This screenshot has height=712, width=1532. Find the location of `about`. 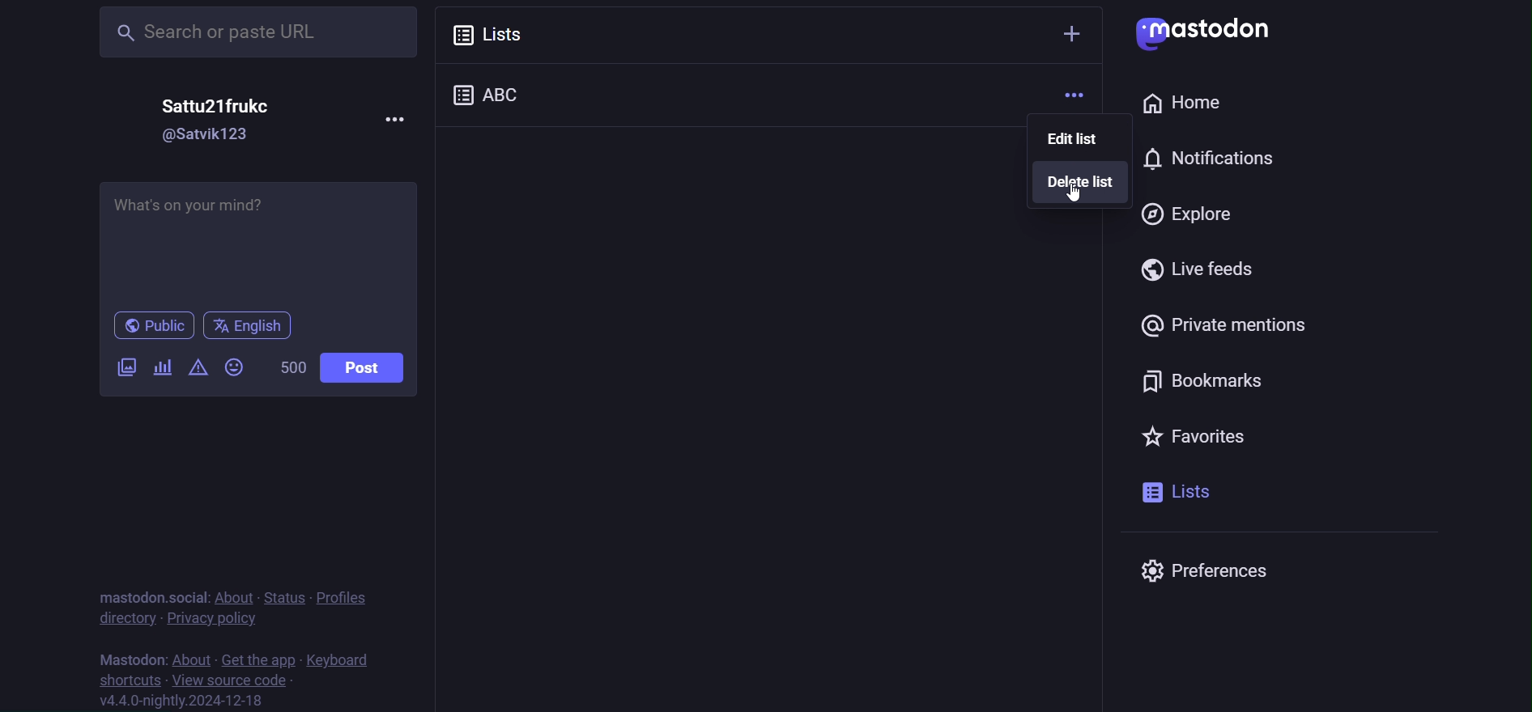

about is located at coordinates (191, 656).